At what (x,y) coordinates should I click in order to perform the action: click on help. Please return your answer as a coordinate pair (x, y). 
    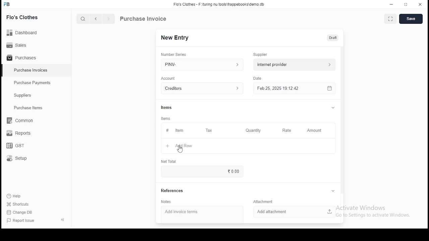
    Looking at the image, I should click on (15, 195).